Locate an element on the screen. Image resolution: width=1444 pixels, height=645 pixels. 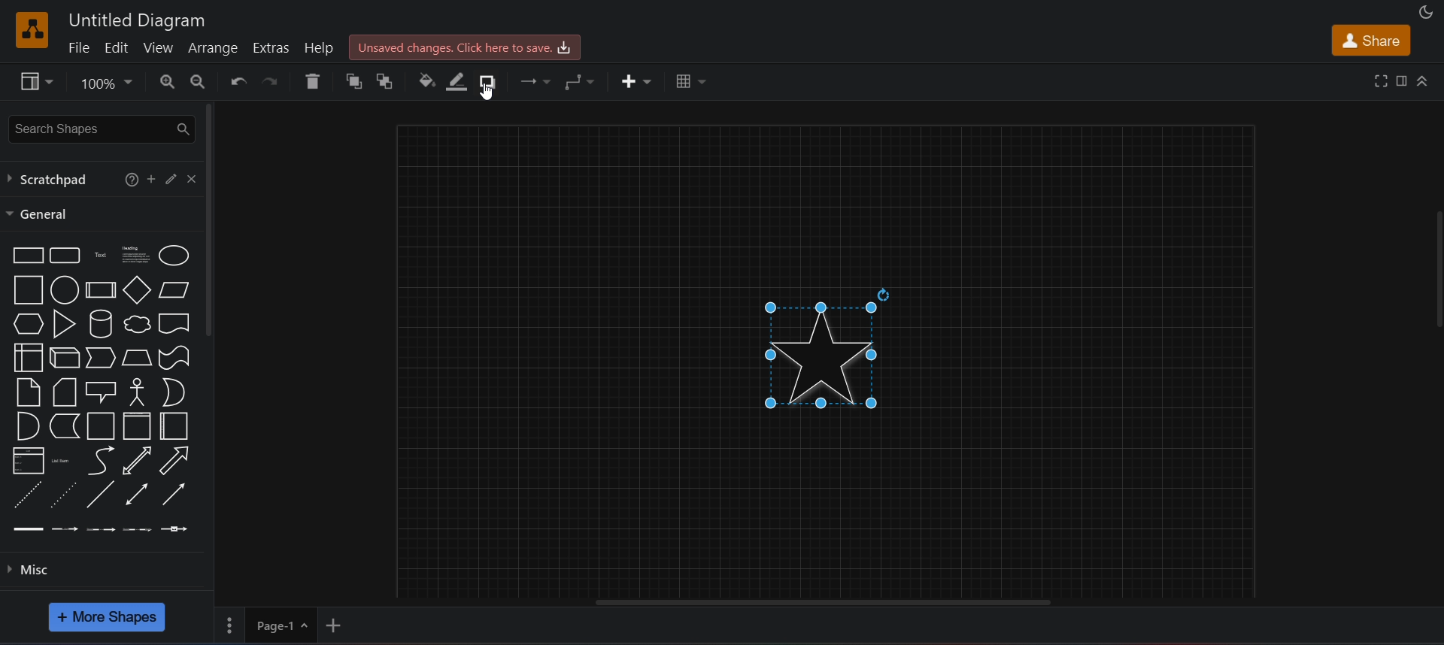
rounded rectangle is located at coordinates (65, 256).